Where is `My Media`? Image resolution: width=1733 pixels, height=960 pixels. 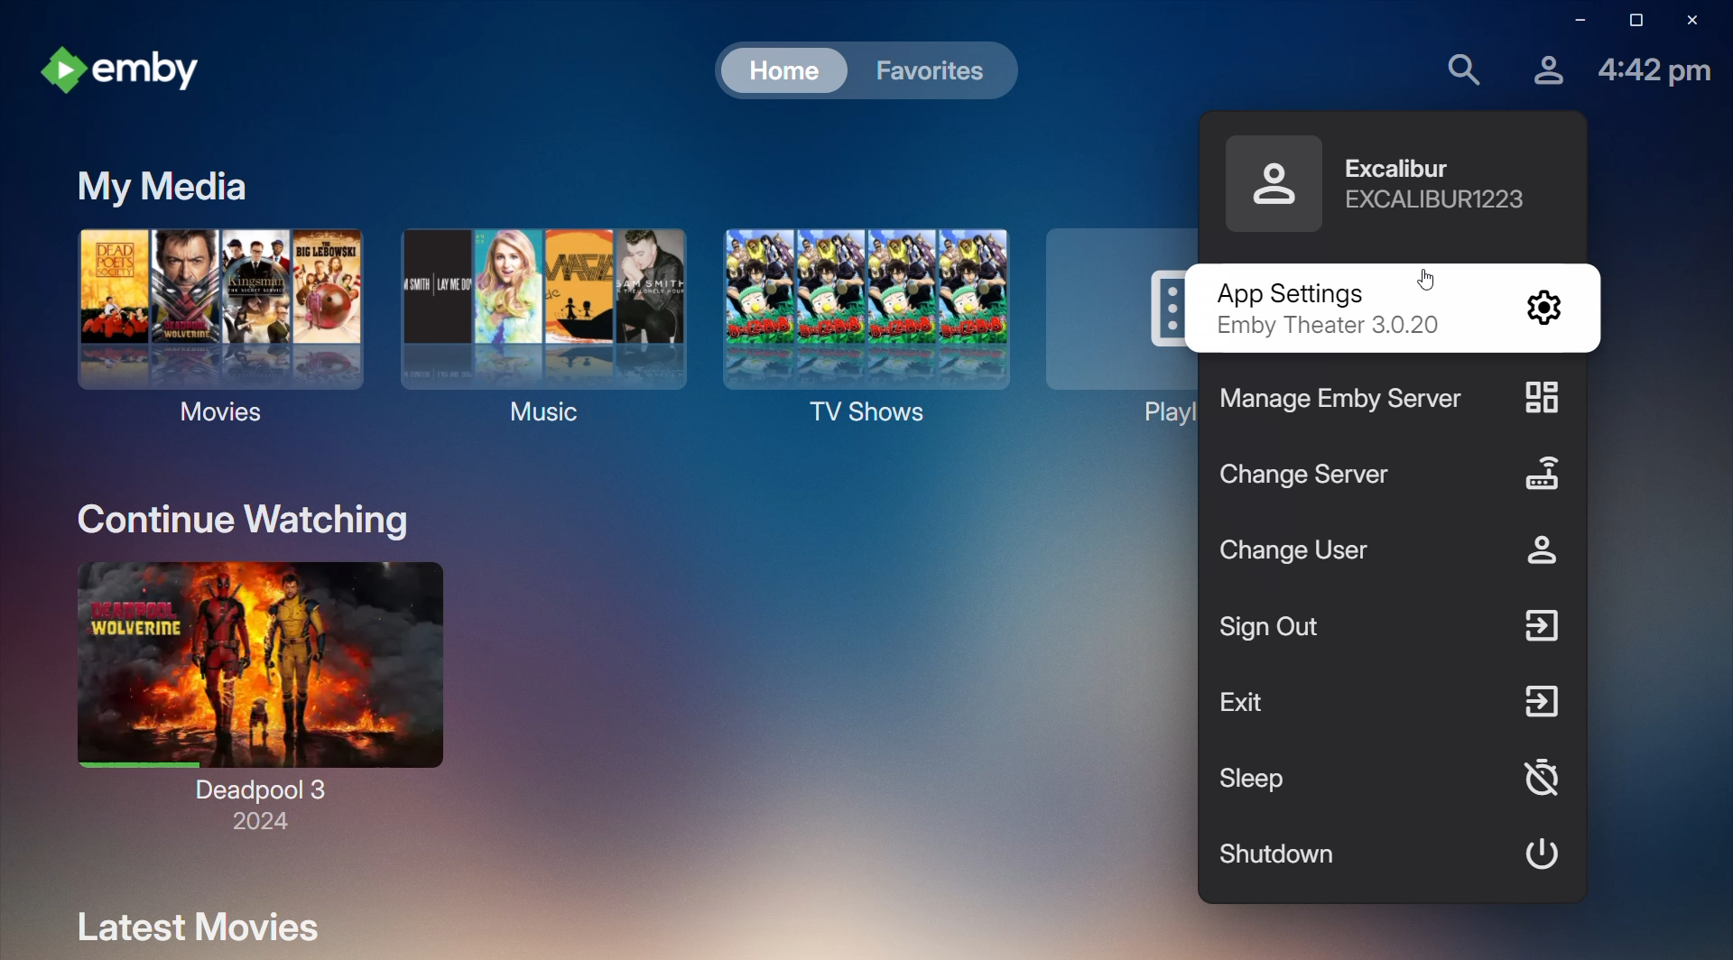 My Media is located at coordinates (157, 188).